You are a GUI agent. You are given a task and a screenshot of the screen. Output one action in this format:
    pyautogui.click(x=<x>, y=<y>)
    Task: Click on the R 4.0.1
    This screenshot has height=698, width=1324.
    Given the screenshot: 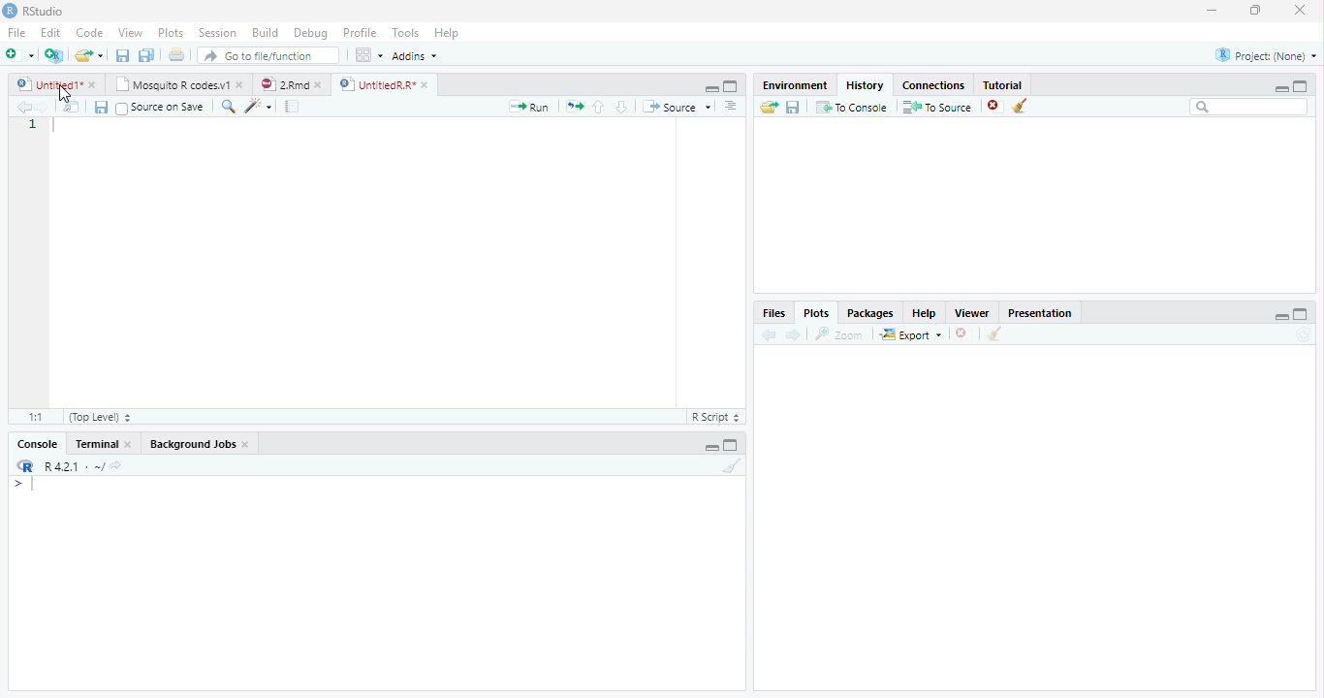 What is the action you would take?
    pyautogui.click(x=76, y=464)
    